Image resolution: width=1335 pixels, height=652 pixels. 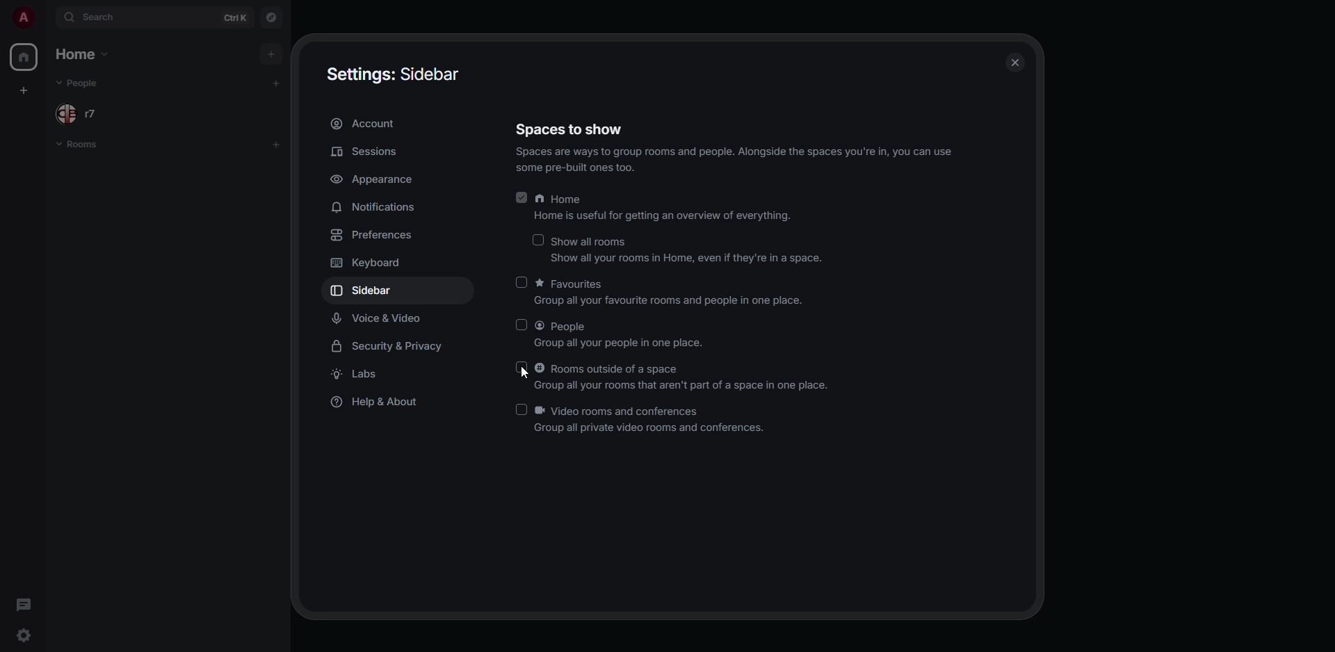 What do you see at coordinates (521, 411) in the screenshot?
I see `click to enable` at bounding box center [521, 411].